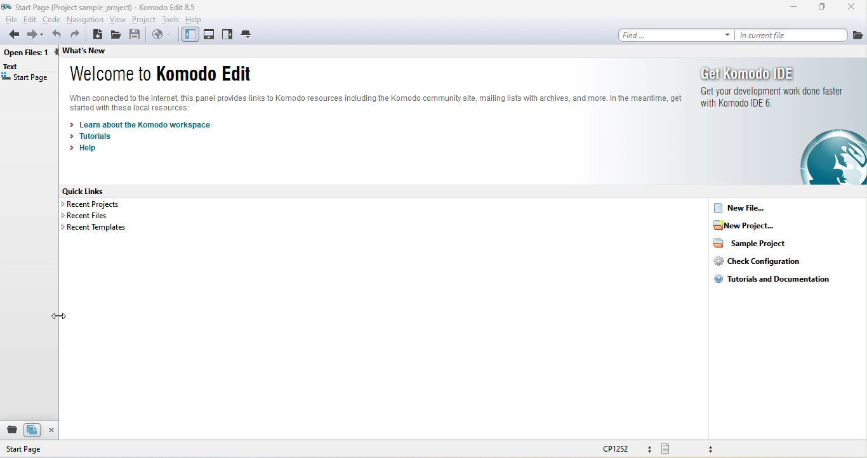 The height and width of the screenshot is (458, 867). Describe the element at coordinates (197, 19) in the screenshot. I see `help` at that location.